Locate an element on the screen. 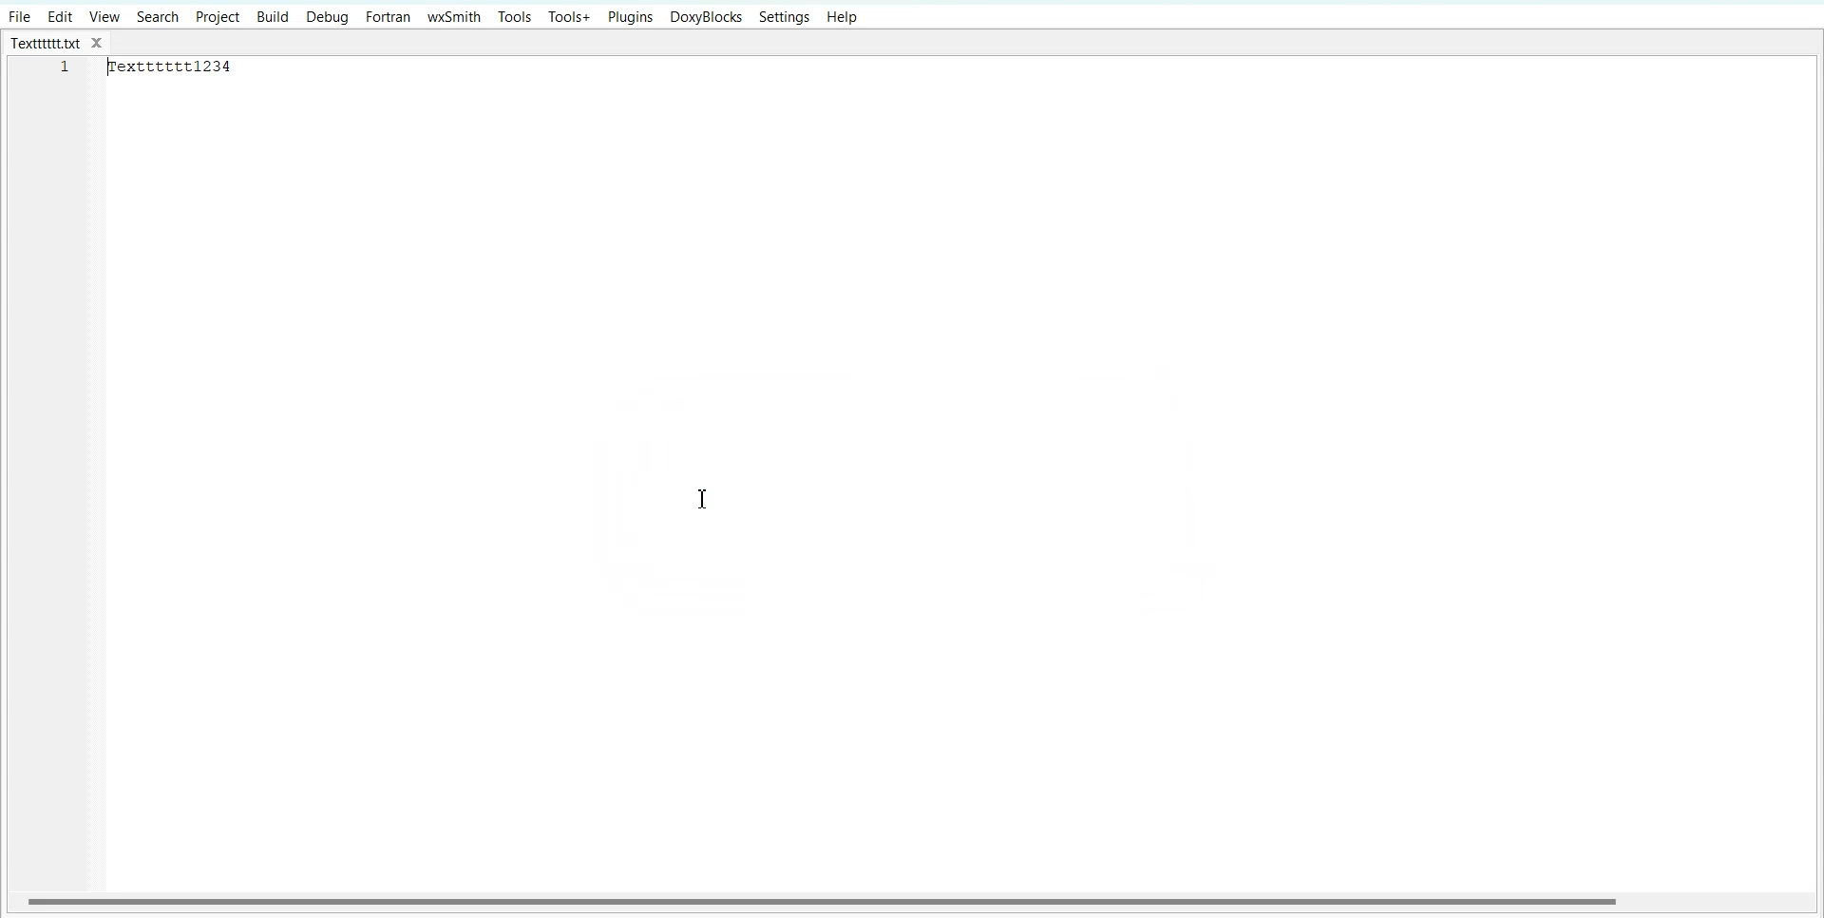  Debug is located at coordinates (327, 18).